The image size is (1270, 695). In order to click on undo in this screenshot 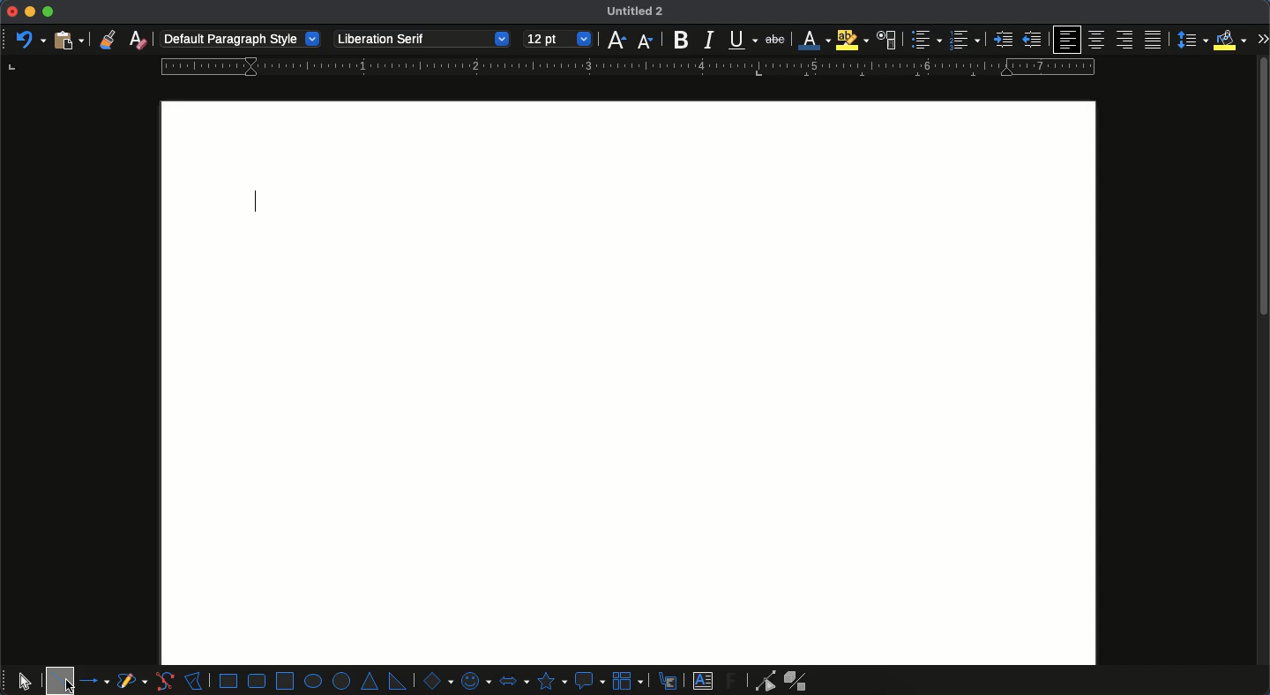, I will do `click(29, 38)`.